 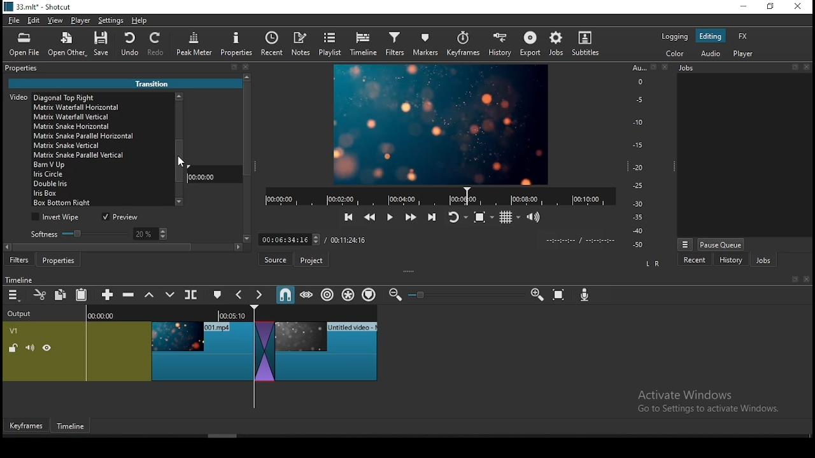 I want to click on transition option, so click(x=101, y=108).